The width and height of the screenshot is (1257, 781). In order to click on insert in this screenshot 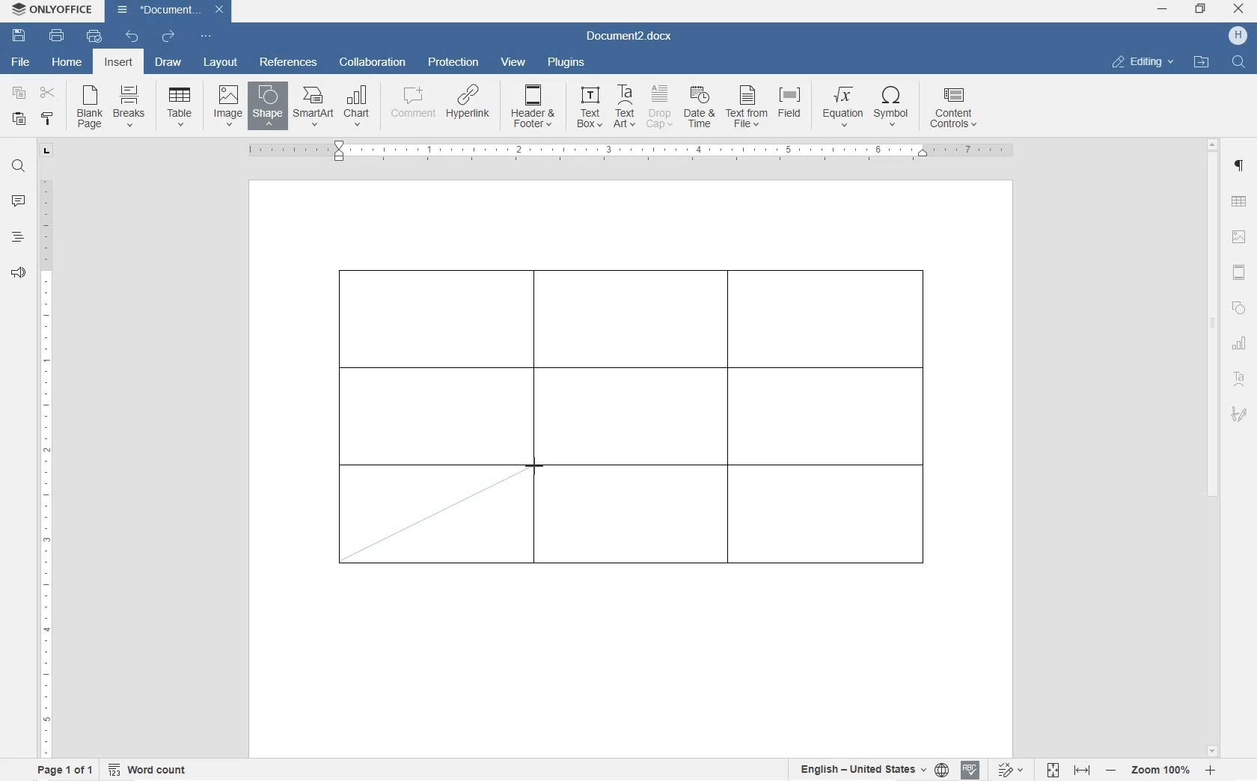, I will do `click(117, 63)`.